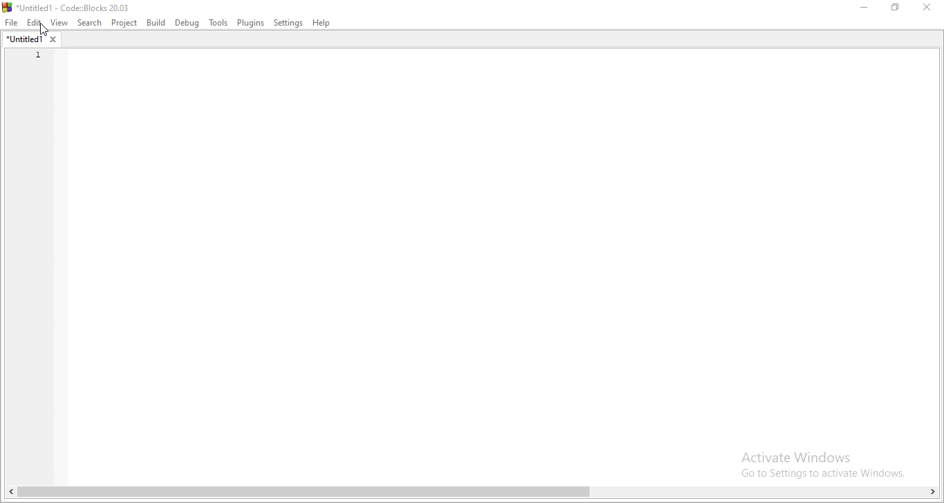 The height and width of the screenshot is (503, 944). Describe the element at coordinates (219, 22) in the screenshot. I see `tools` at that location.